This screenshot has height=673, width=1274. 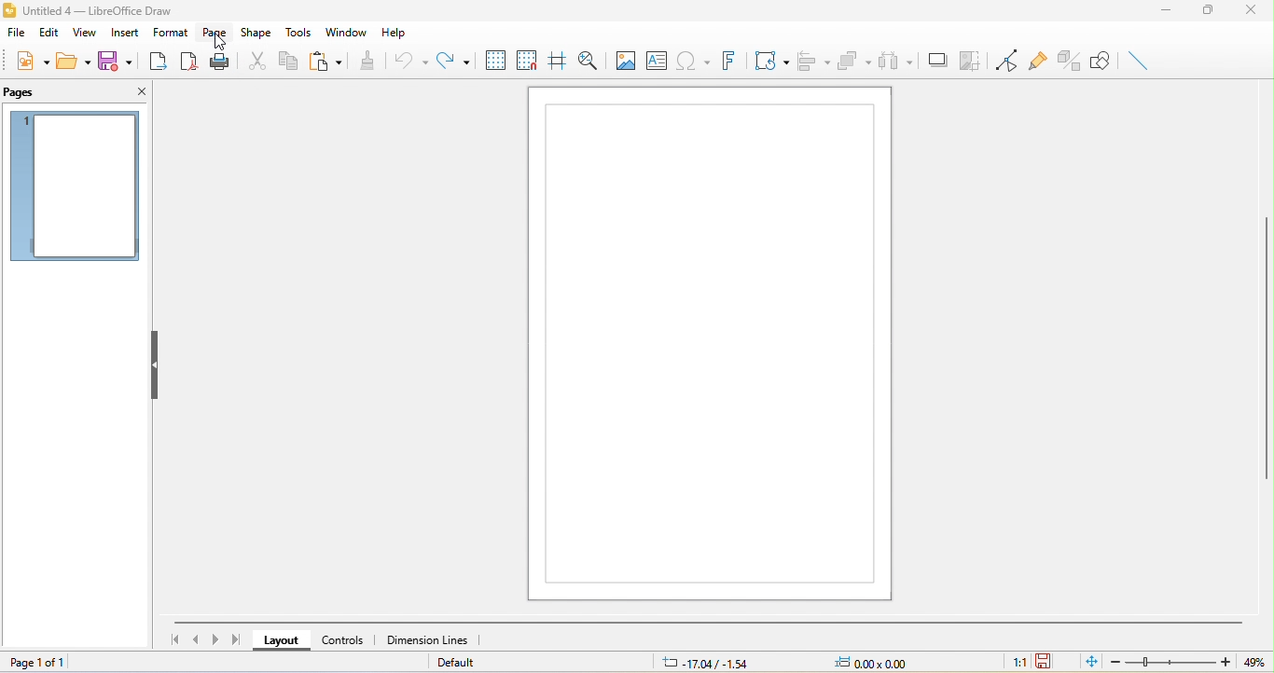 I want to click on next page, so click(x=213, y=641).